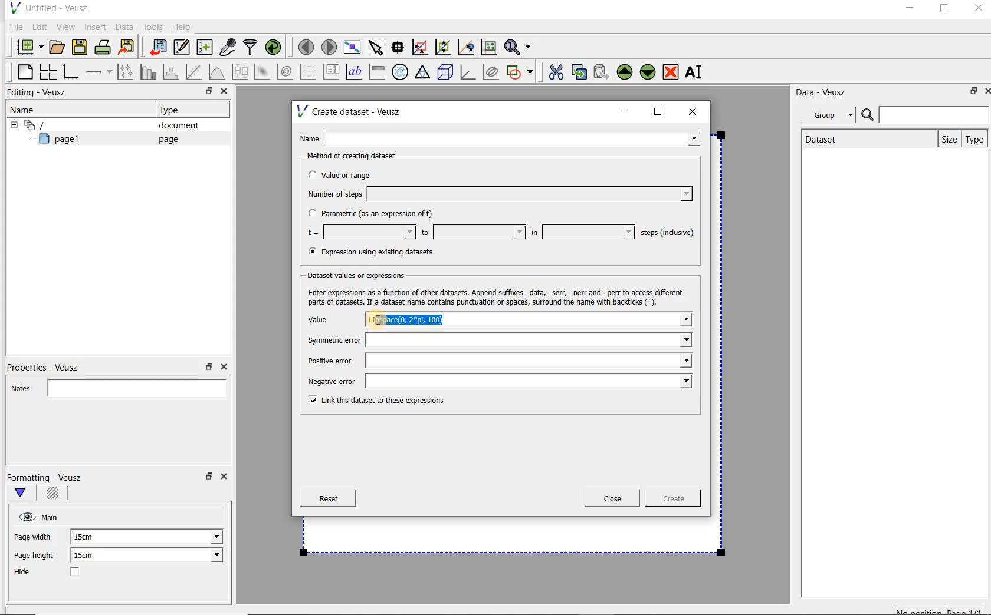 This screenshot has width=991, height=615. I want to click on remove the selected widget, so click(671, 71).